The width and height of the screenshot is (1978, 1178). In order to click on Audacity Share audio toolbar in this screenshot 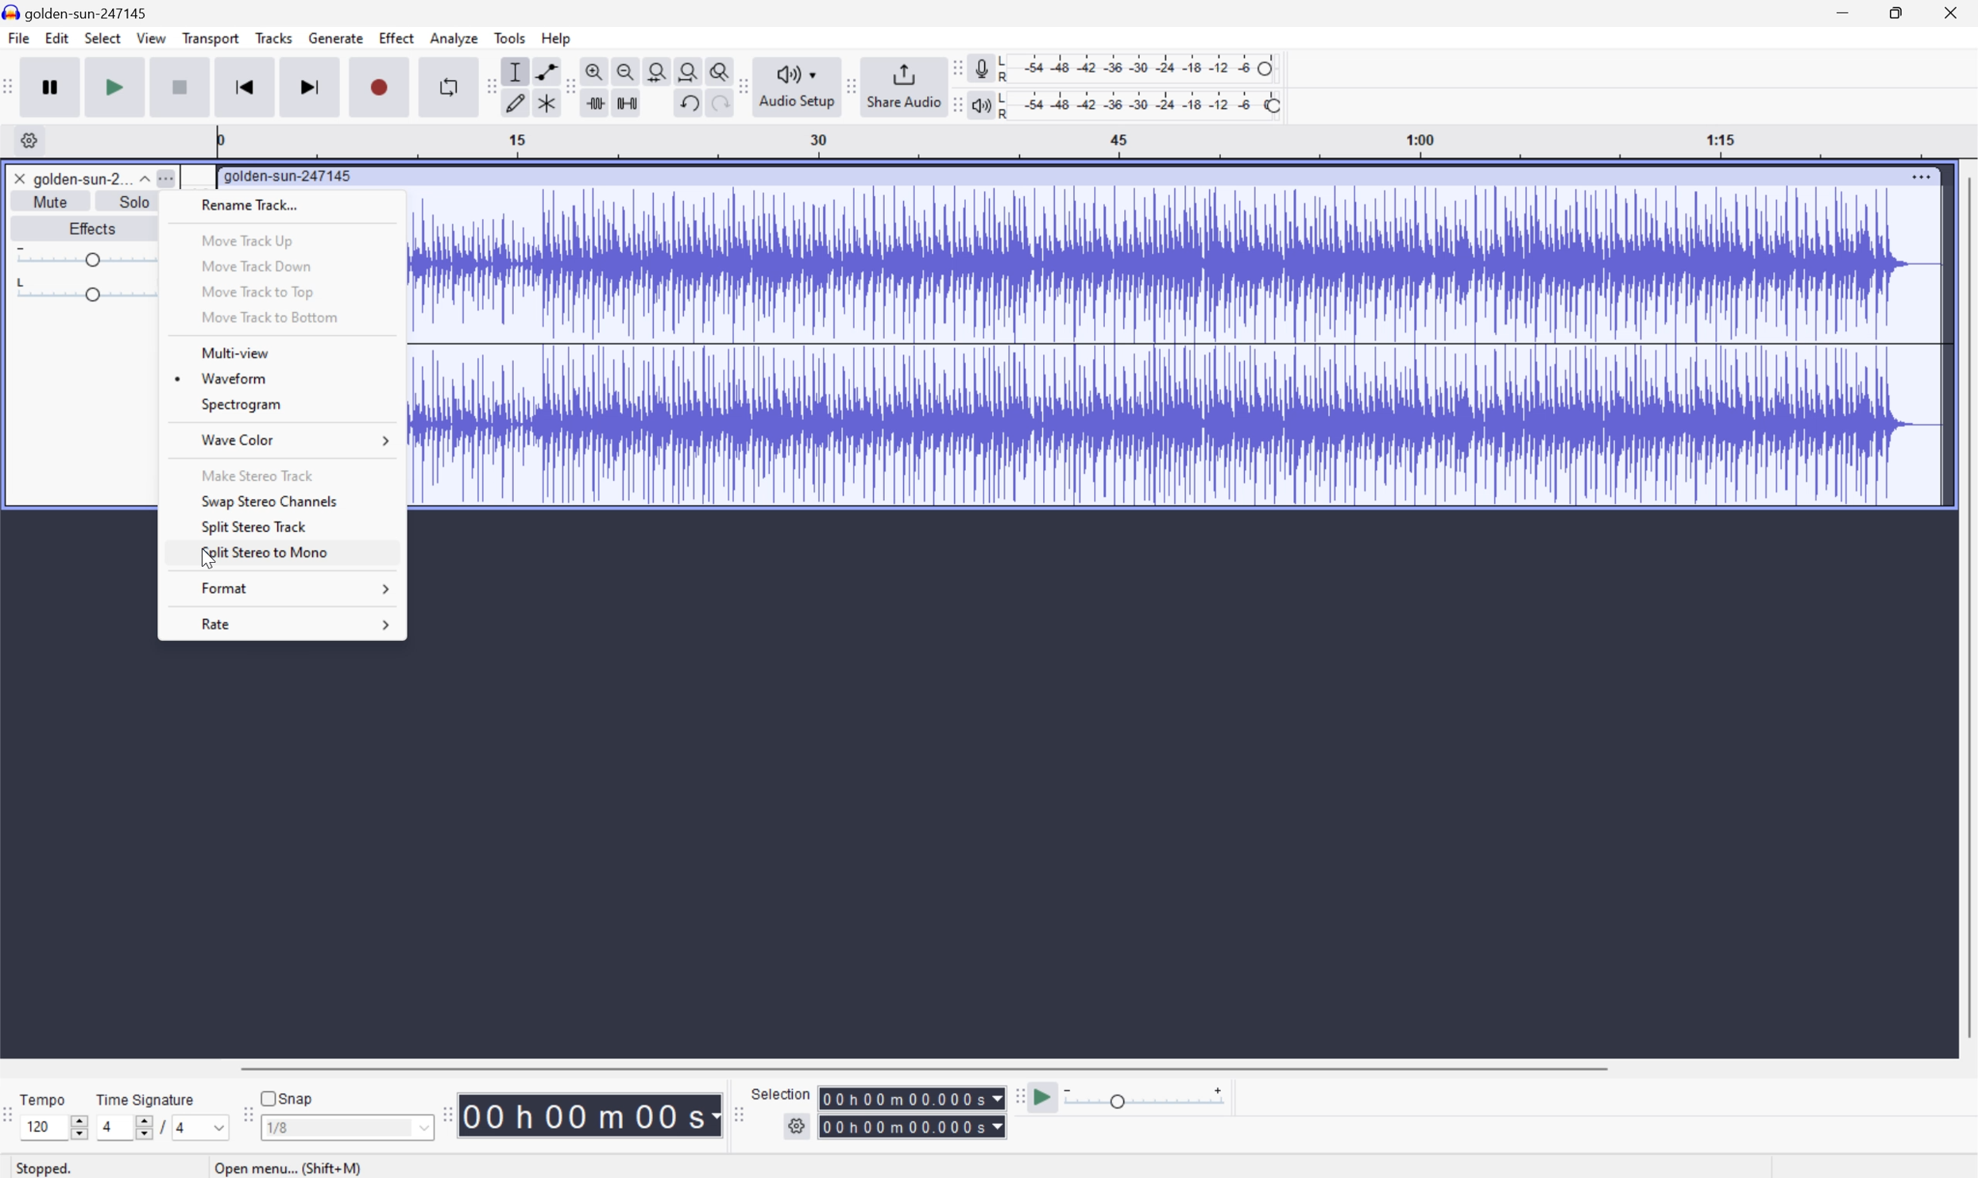, I will do `click(847, 83)`.